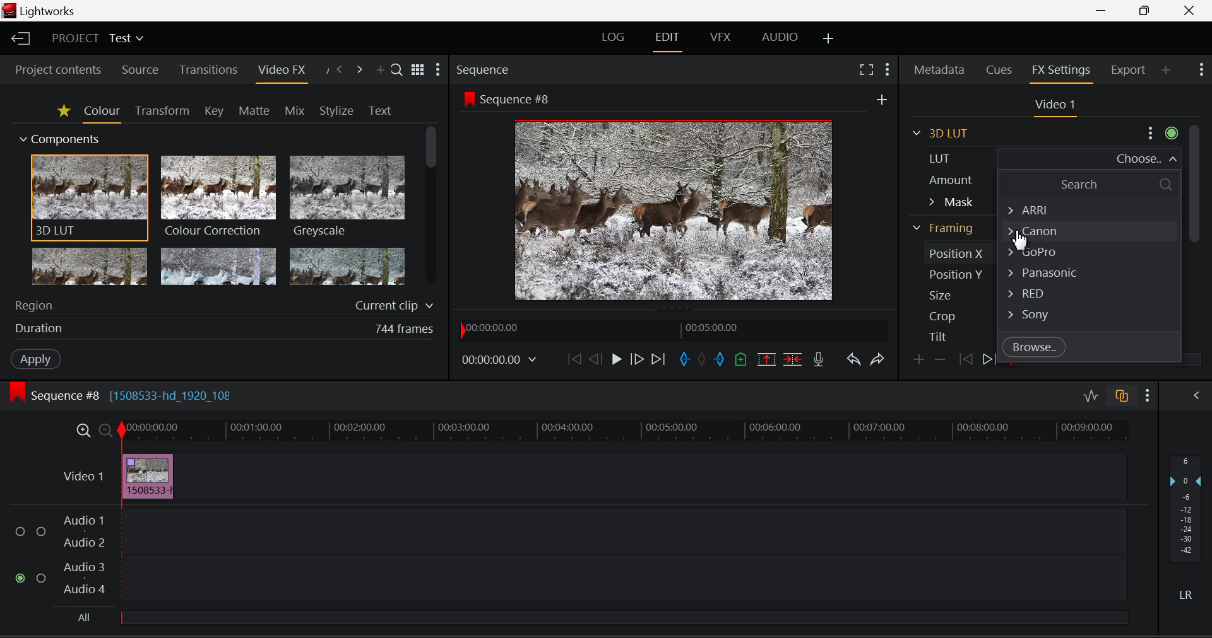 The image size is (1212, 638). Describe the element at coordinates (1058, 108) in the screenshot. I see `Video Settings` at that location.